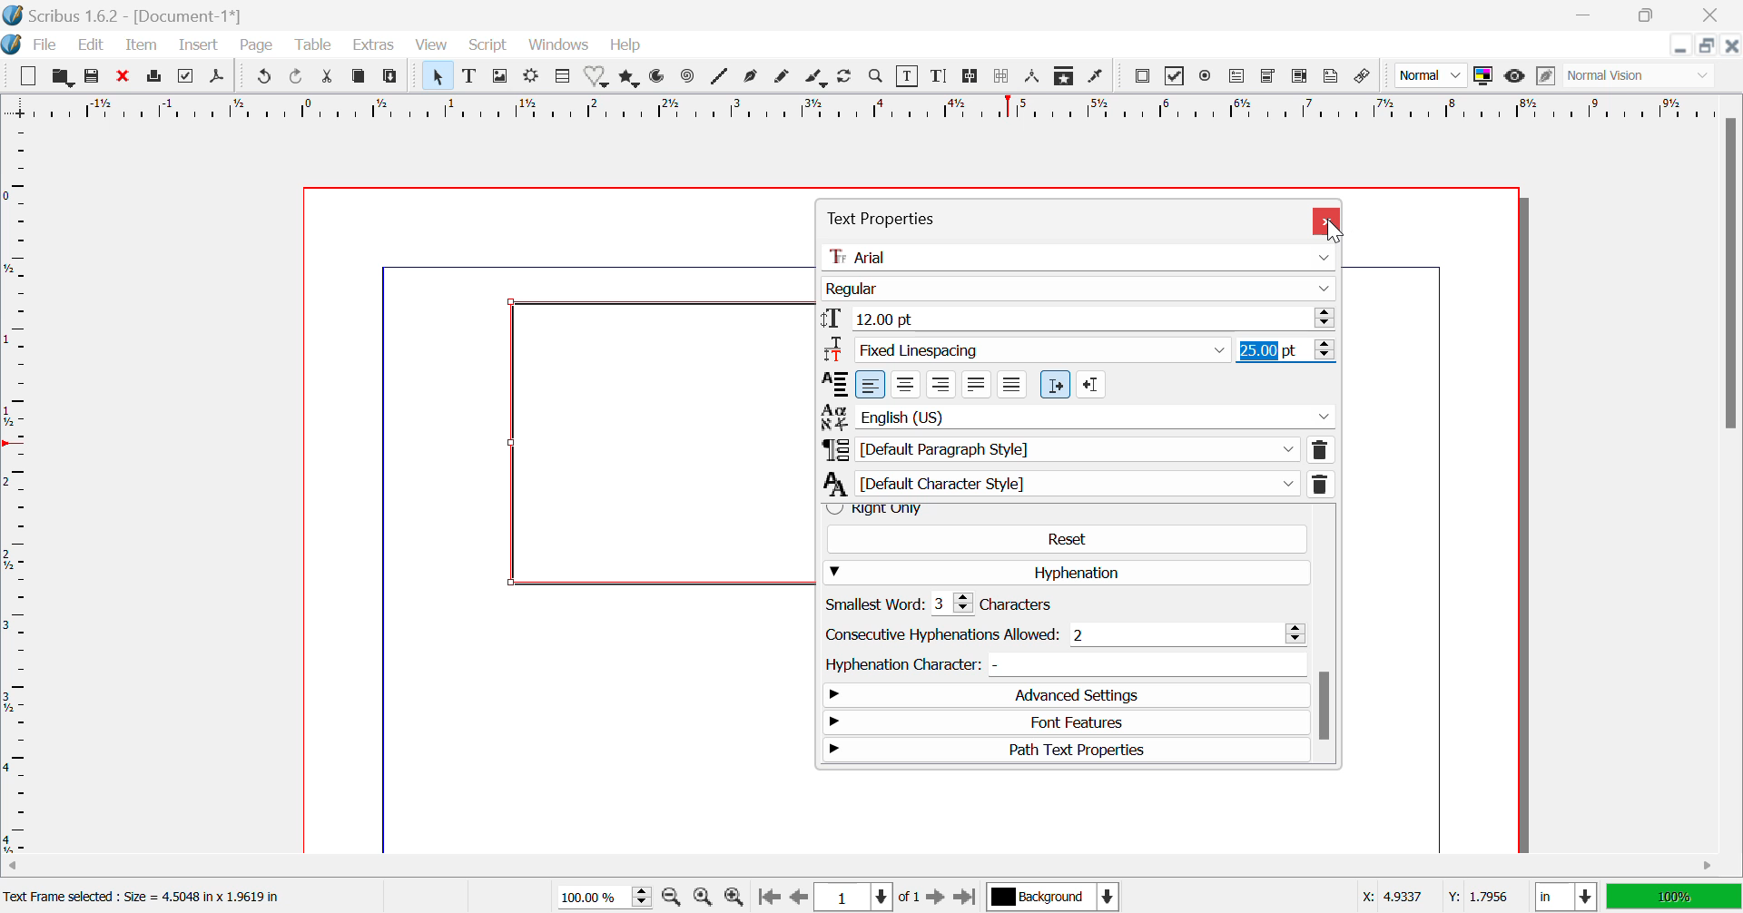 The height and width of the screenshot is (913, 1743). Describe the element at coordinates (1055, 385) in the screenshot. I see `Left to right paragraph` at that location.